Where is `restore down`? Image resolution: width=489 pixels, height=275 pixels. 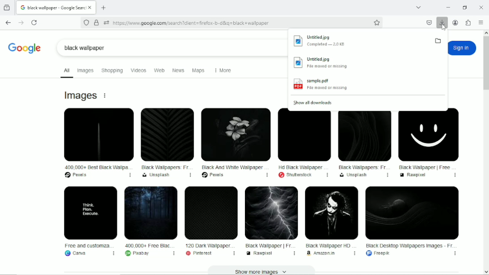 restore down is located at coordinates (465, 8).